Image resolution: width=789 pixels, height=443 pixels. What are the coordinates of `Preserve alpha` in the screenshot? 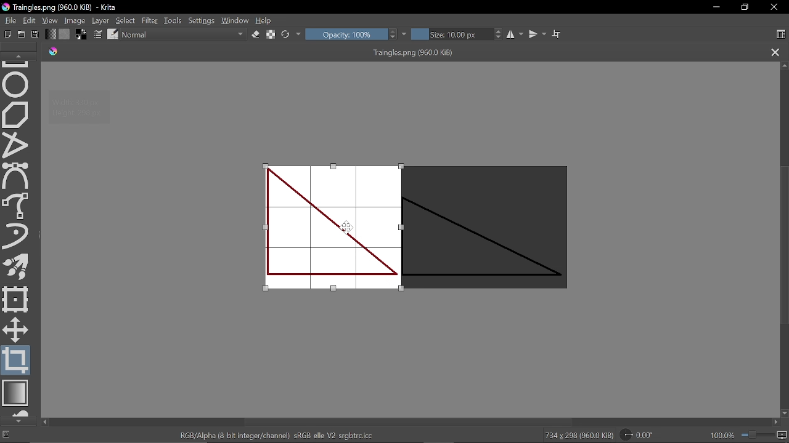 It's located at (271, 35).